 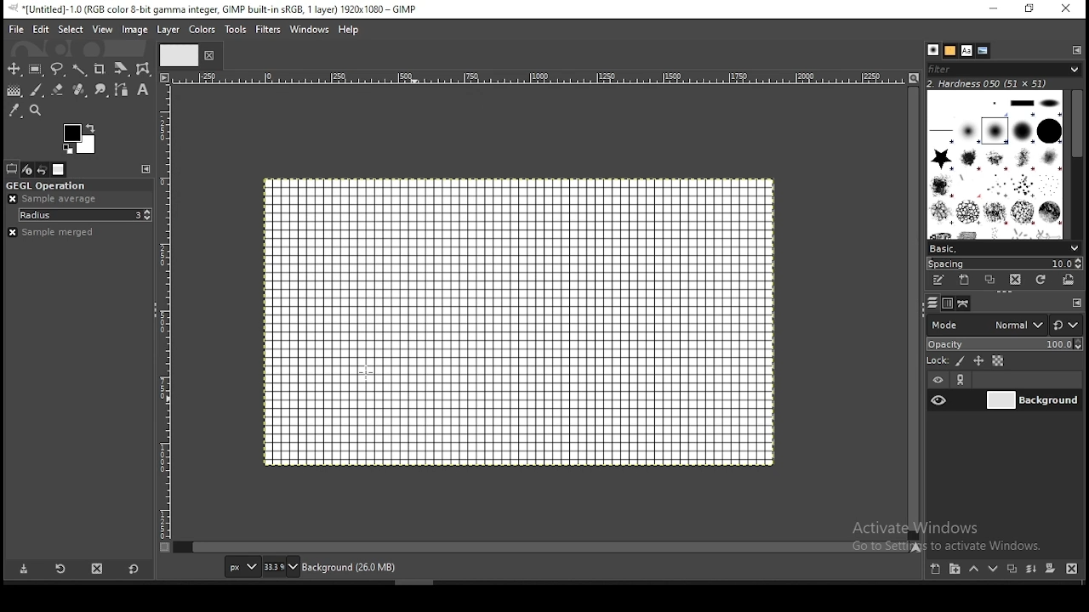 I want to click on images, so click(x=60, y=170).